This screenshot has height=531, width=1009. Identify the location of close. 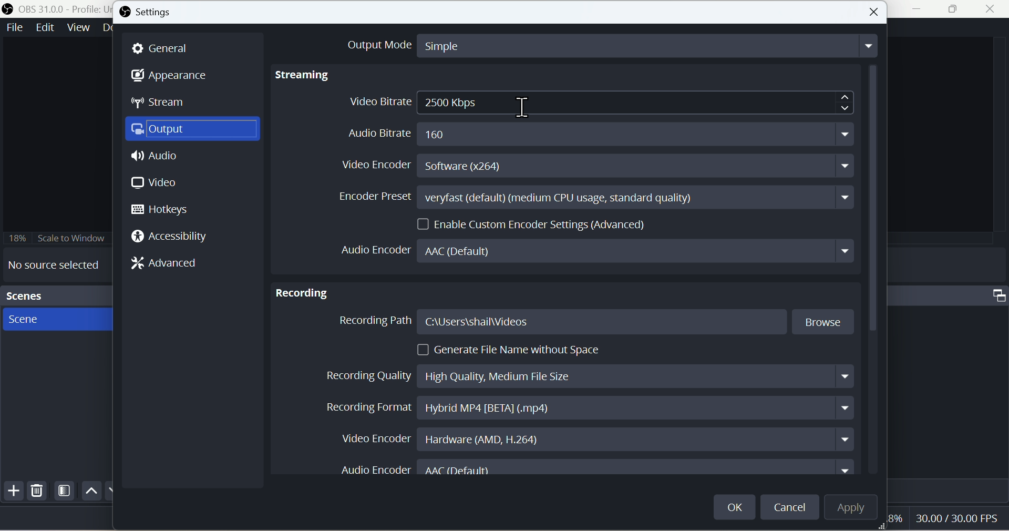
(993, 10).